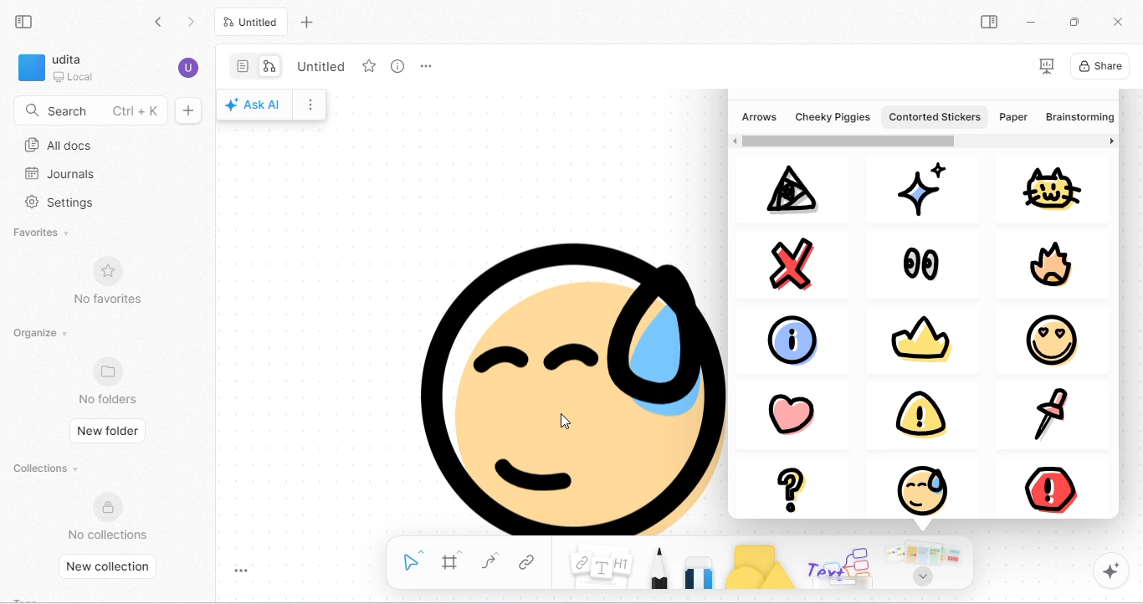 This screenshot has width=1143, height=604. Describe the element at coordinates (920, 188) in the screenshot. I see `AI` at that location.